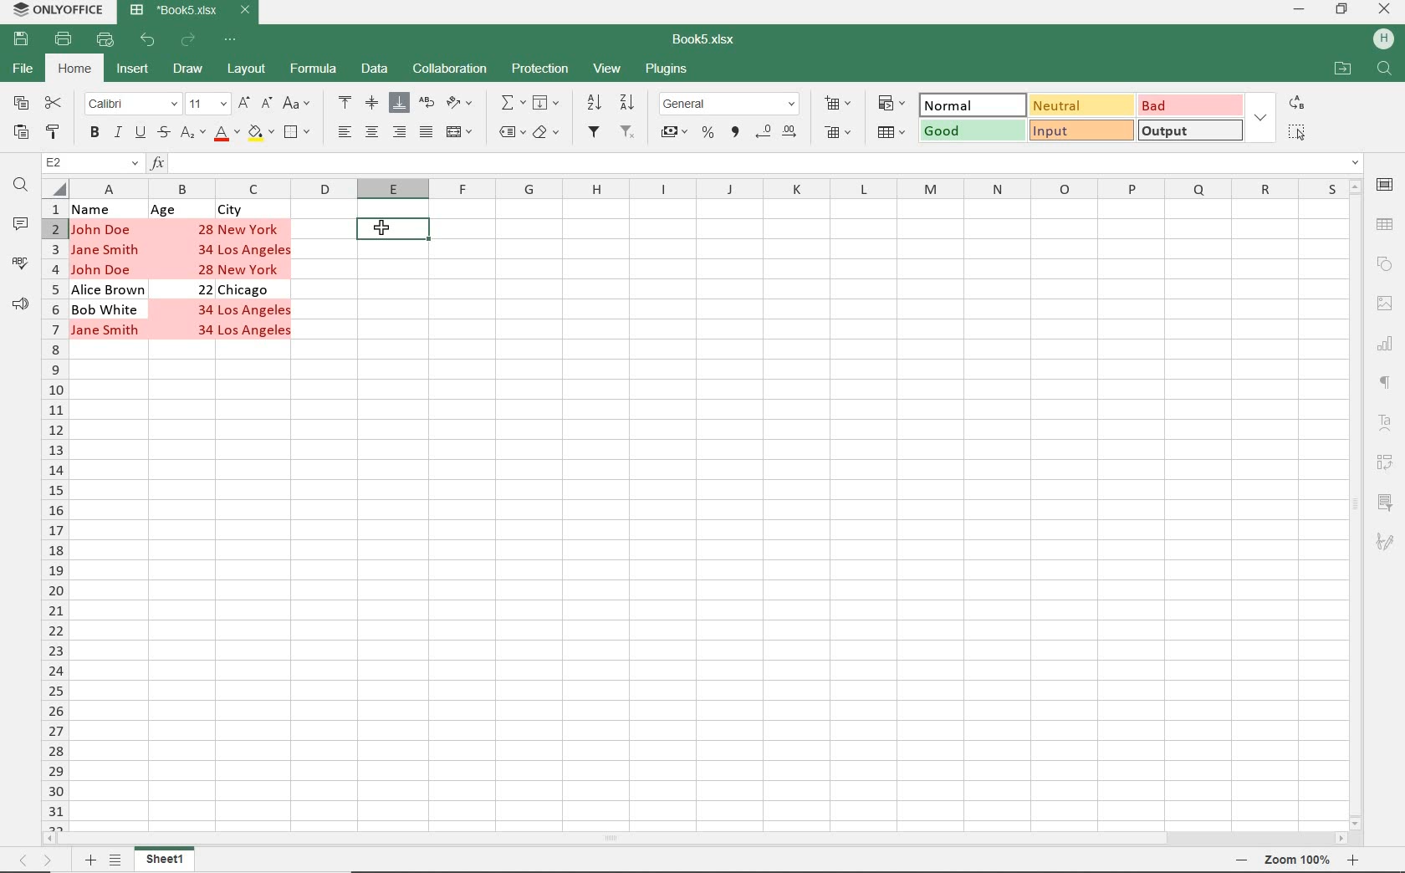 The image size is (1405, 873). Describe the element at coordinates (1191, 130) in the screenshot. I see `OUTPUT` at that location.